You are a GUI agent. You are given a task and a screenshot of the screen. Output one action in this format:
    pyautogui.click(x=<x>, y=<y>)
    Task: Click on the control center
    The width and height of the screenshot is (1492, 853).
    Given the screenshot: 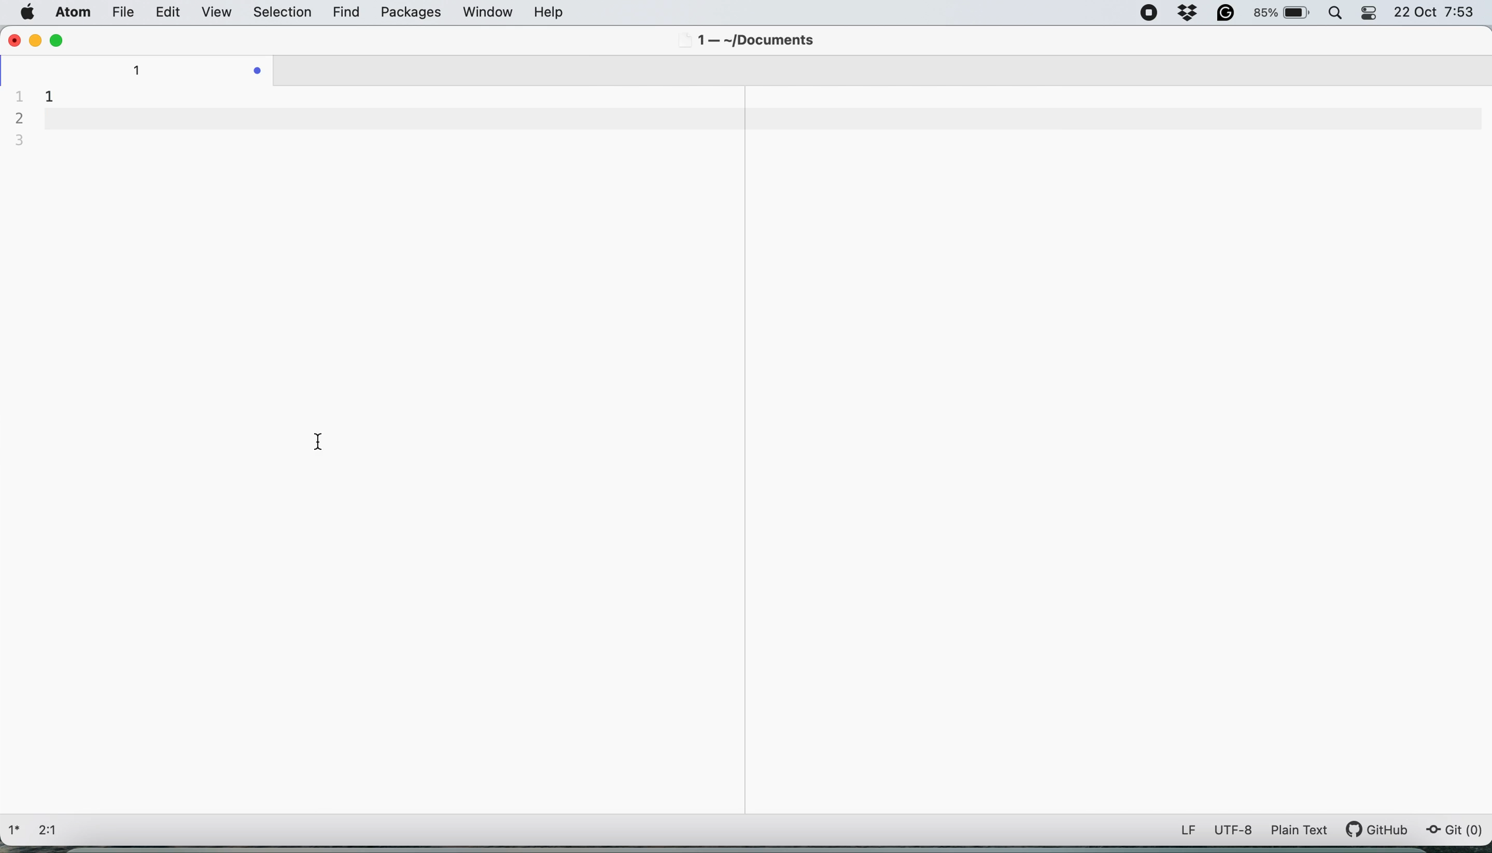 What is the action you would take?
    pyautogui.click(x=1372, y=15)
    